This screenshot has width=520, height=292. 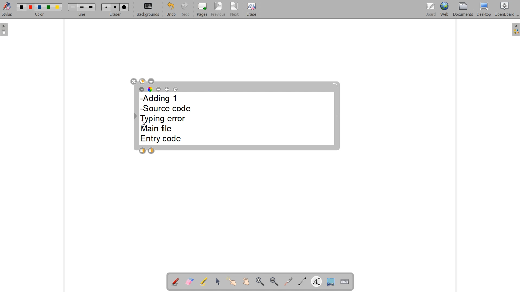 What do you see at coordinates (345, 281) in the screenshot?
I see `Display virtual keyboard ` at bounding box center [345, 281].